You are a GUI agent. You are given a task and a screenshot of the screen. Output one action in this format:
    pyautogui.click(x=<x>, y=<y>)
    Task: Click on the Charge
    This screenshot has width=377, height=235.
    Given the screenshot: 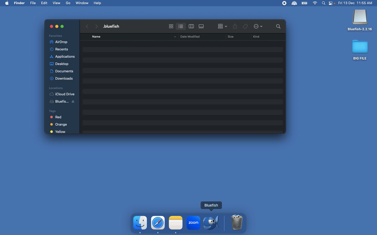 What is the action you would take?
    pyautogui.click(x=304, y=4)
    